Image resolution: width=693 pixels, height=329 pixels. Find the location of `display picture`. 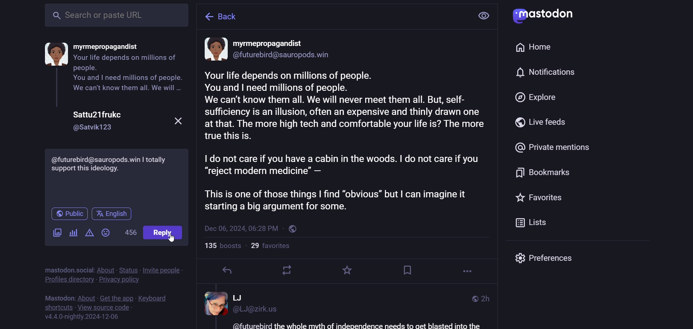

display picture is located at coordinates (214, 49).